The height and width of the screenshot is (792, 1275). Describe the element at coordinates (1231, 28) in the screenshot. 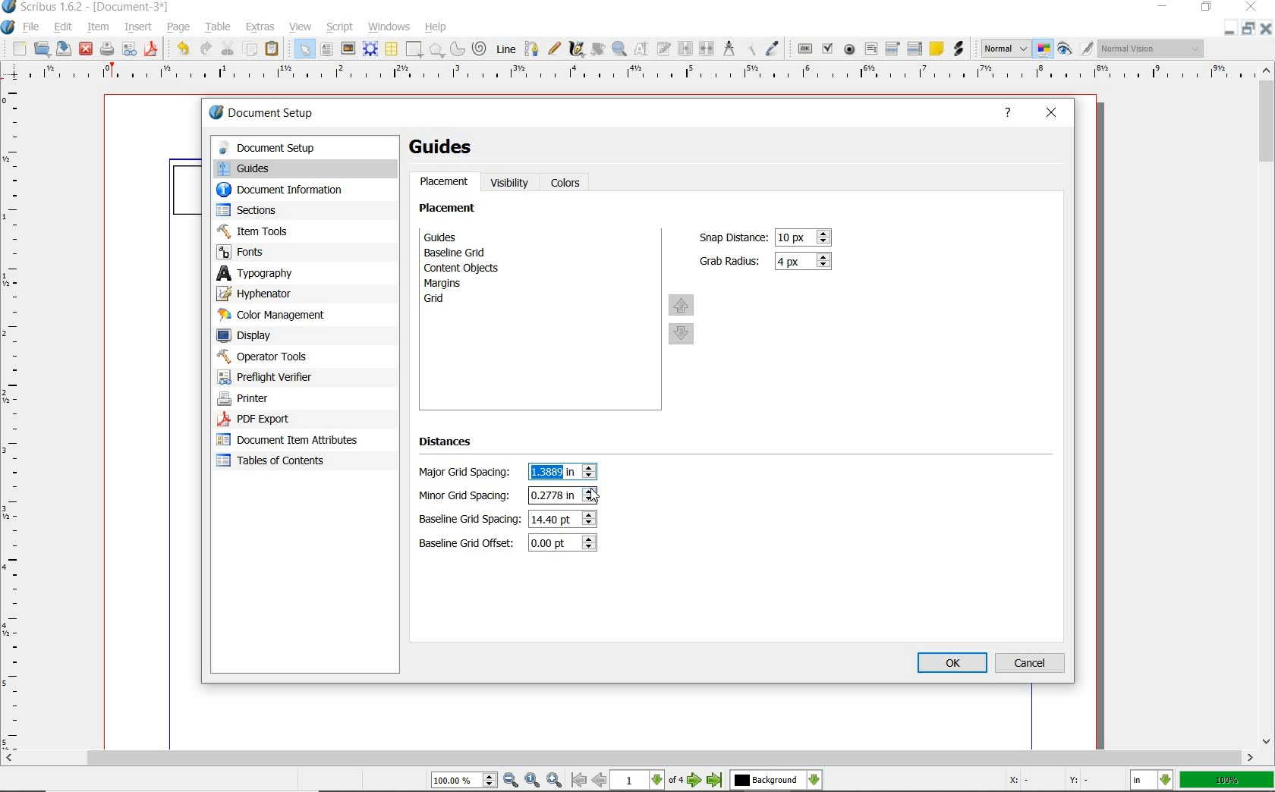

I see `minimize` at that location.